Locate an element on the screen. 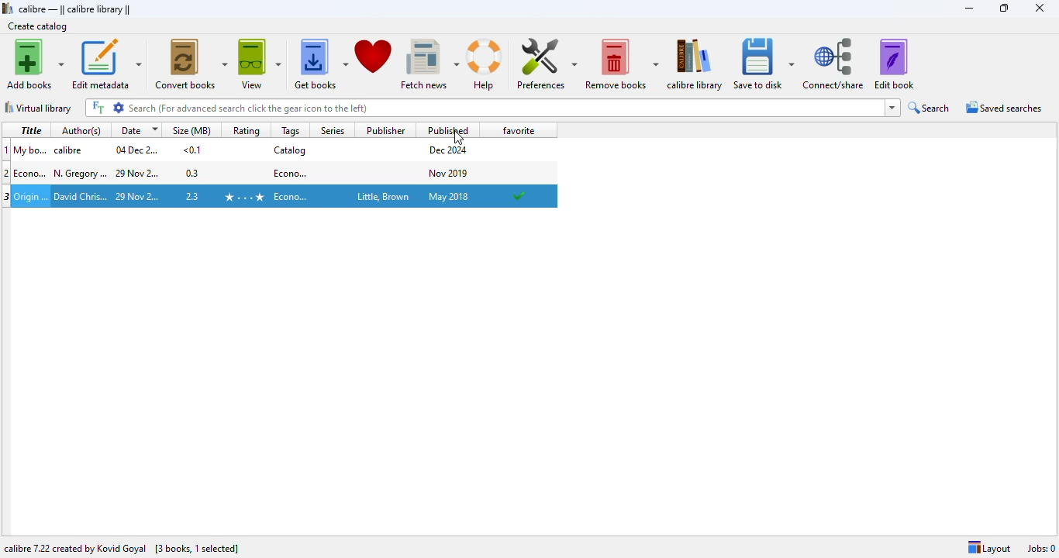 Image resolution: width=1059 pixels, height=558 pixels. series is located at coordinates (334, 131).